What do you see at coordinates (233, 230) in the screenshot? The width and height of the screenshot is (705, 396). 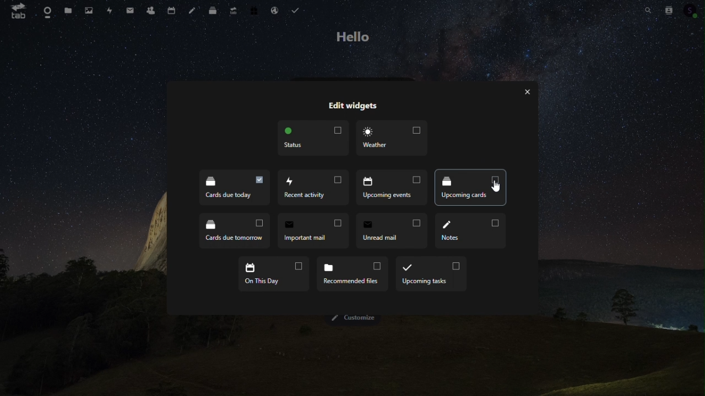 I see `Cards due tomorrow` at bounding box center [233, 230].